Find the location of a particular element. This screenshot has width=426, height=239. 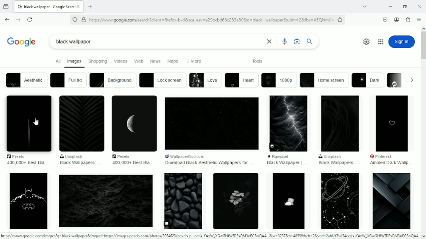

black wallpaper image is located at coordinates (183, 201).